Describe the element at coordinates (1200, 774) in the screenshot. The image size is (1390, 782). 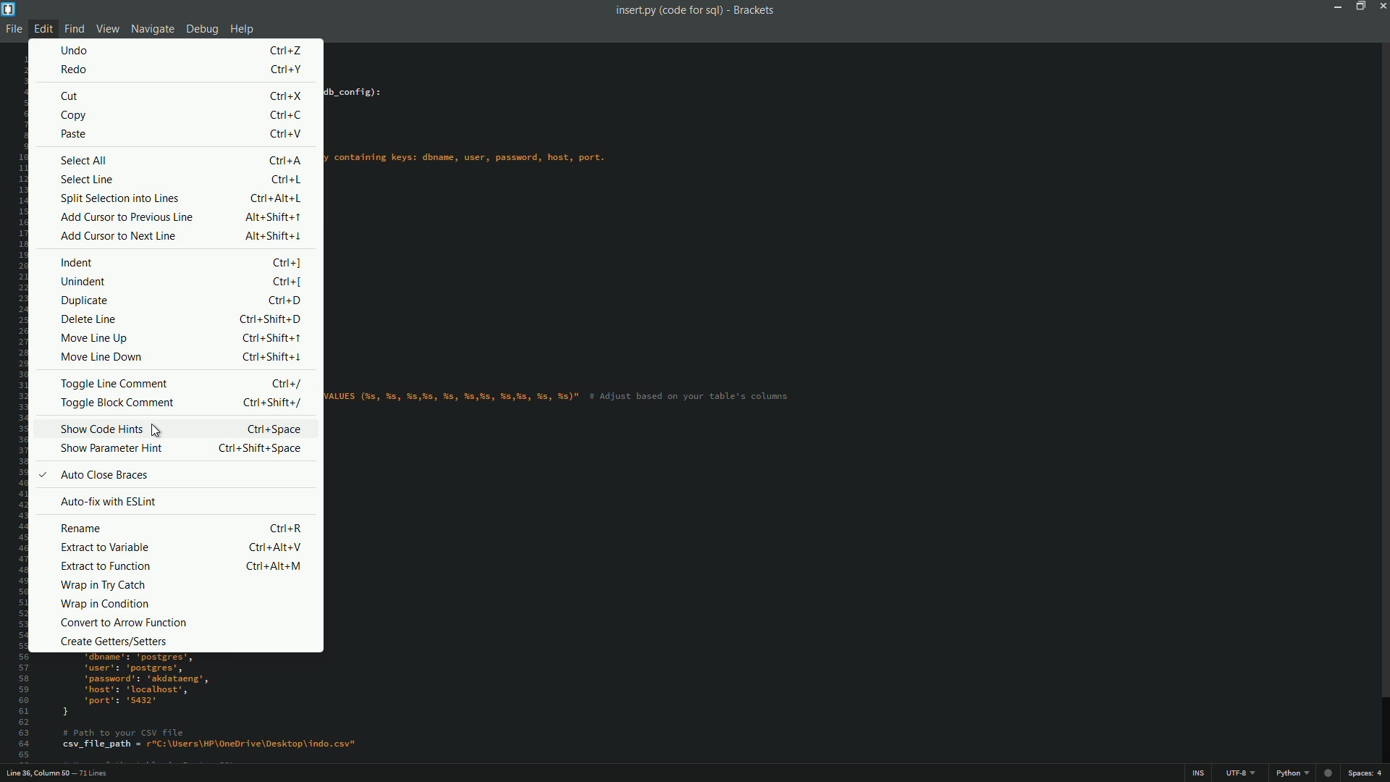
I see `ins` at that location.